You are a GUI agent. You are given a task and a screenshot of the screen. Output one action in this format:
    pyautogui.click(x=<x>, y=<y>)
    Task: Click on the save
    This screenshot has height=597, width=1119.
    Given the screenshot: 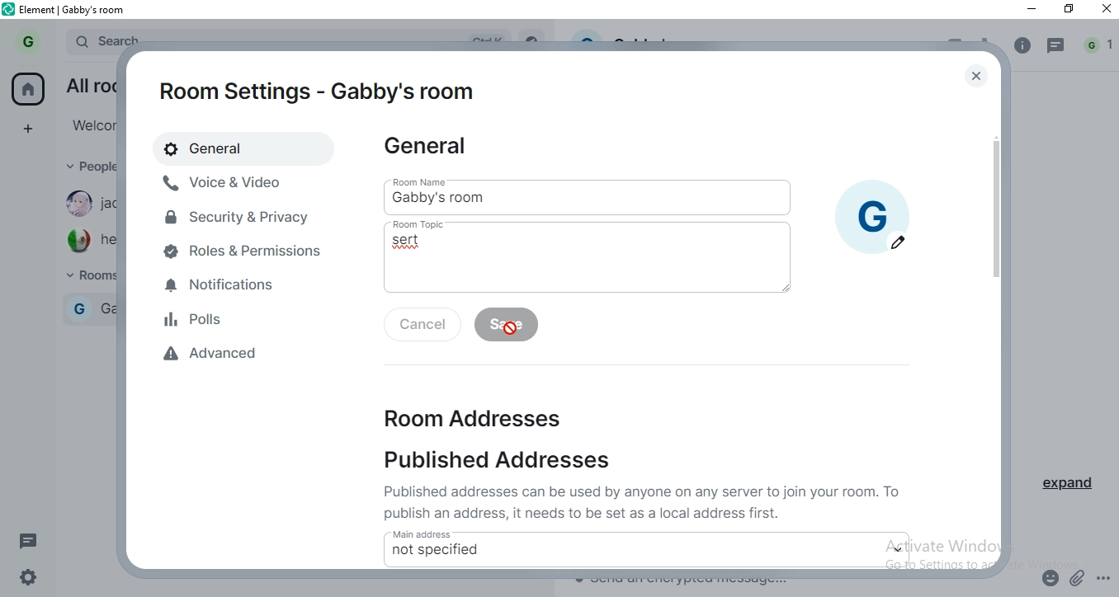 What is the action you would take?
    pyautogui.click(x=508, y=325)
    